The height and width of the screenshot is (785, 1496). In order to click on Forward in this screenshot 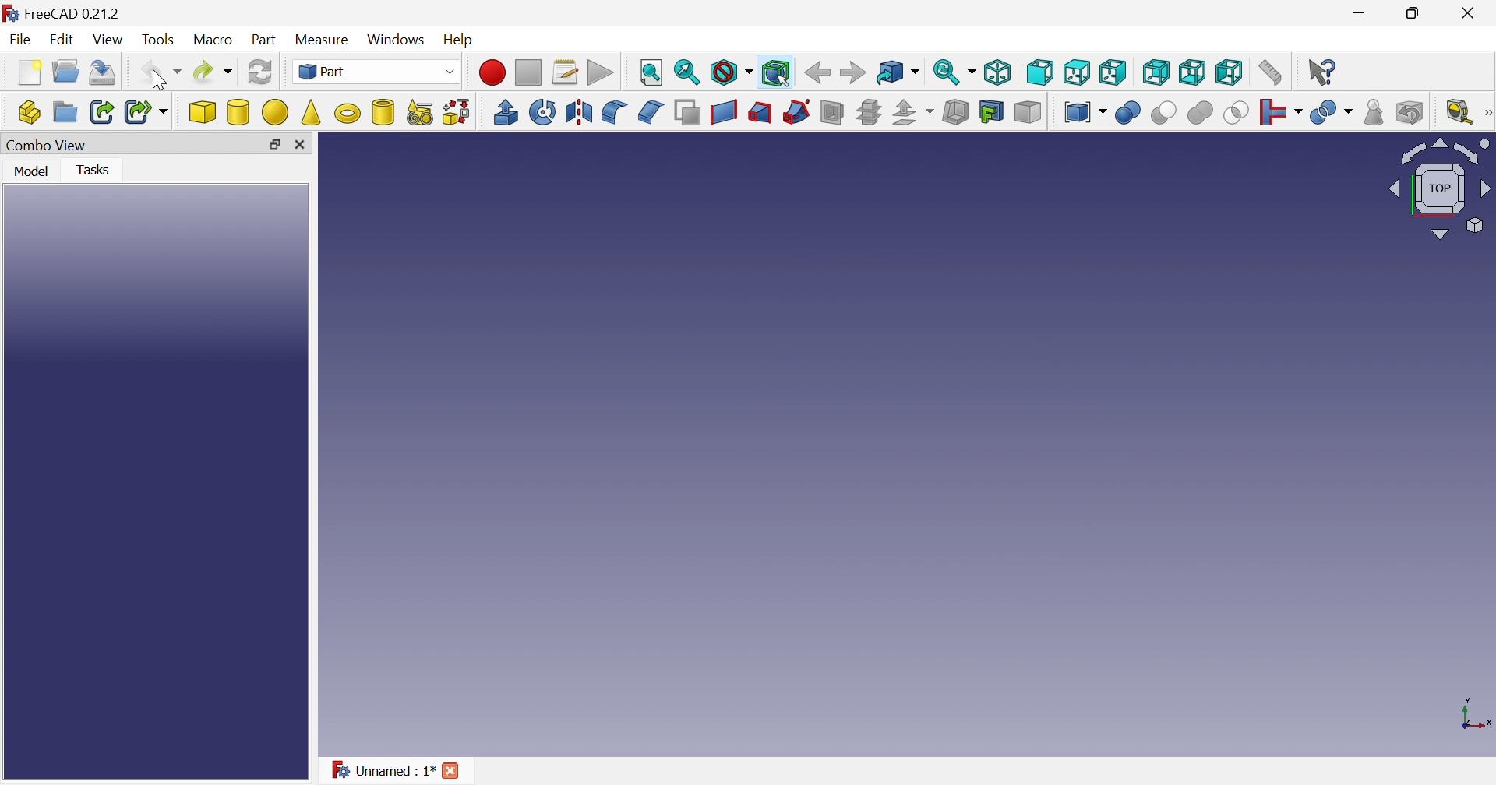, I will do `click(852, 72)`.